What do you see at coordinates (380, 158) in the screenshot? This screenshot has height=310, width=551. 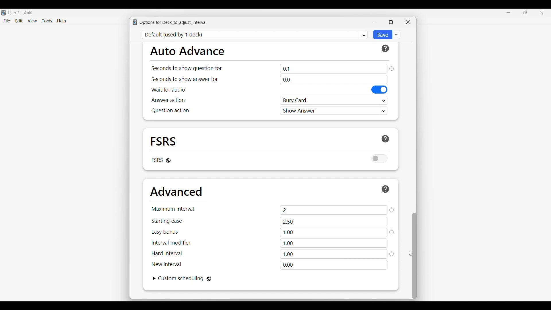 I see `Toggle for FSRS` at bounding box center [380, 158].